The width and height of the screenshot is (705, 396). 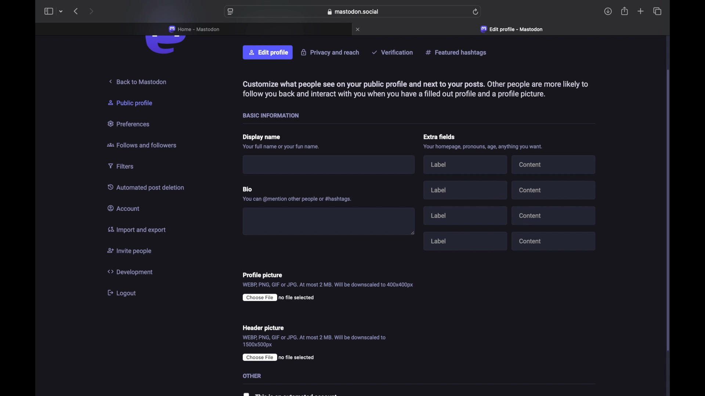 What do you see at coordinates (668, 210) in the screenshot?
I see `scroll bar` at bounding box center [668, 210].